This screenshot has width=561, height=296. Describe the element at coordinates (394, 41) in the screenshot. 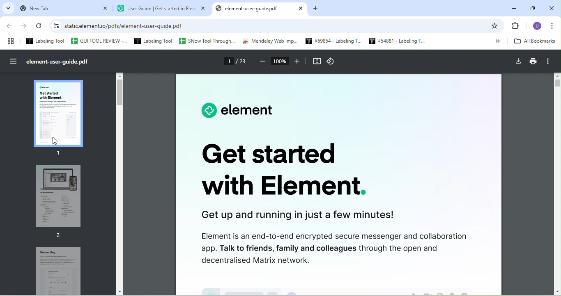

I see `#54881 - Labeling T...` at that location.